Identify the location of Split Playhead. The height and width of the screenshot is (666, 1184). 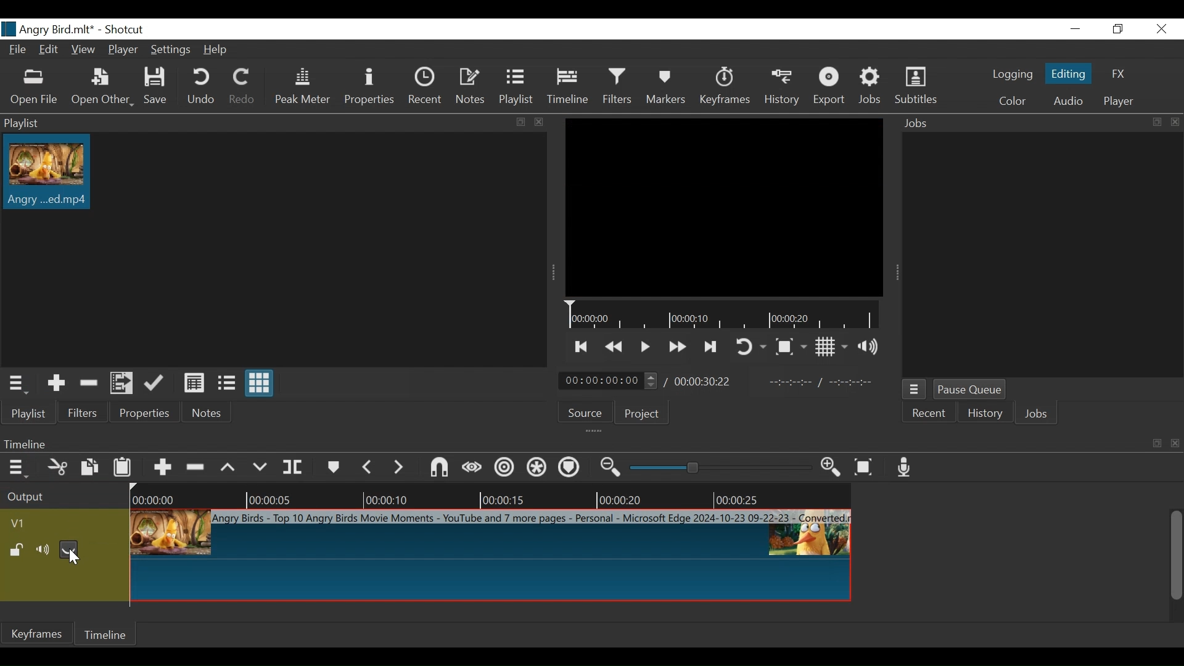
(292, 467).